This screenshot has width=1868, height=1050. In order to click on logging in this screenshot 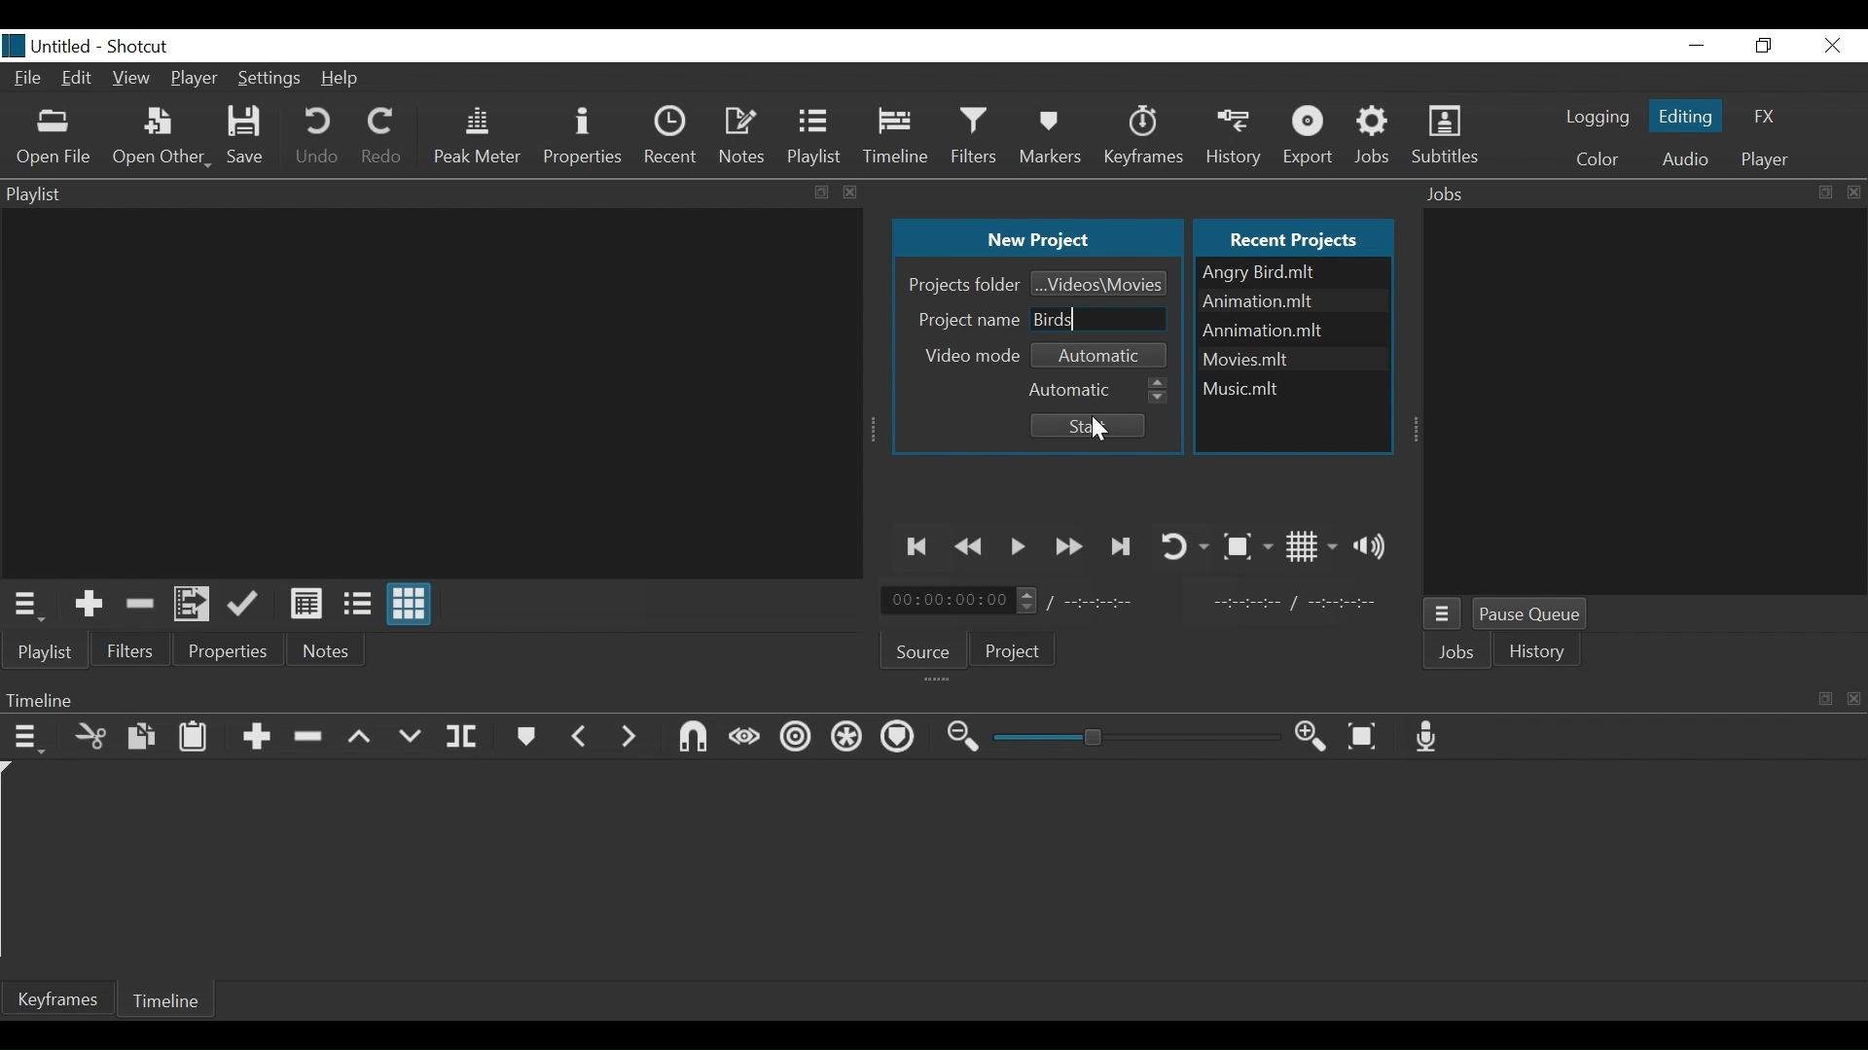, I will do `click(1597, 120)`.